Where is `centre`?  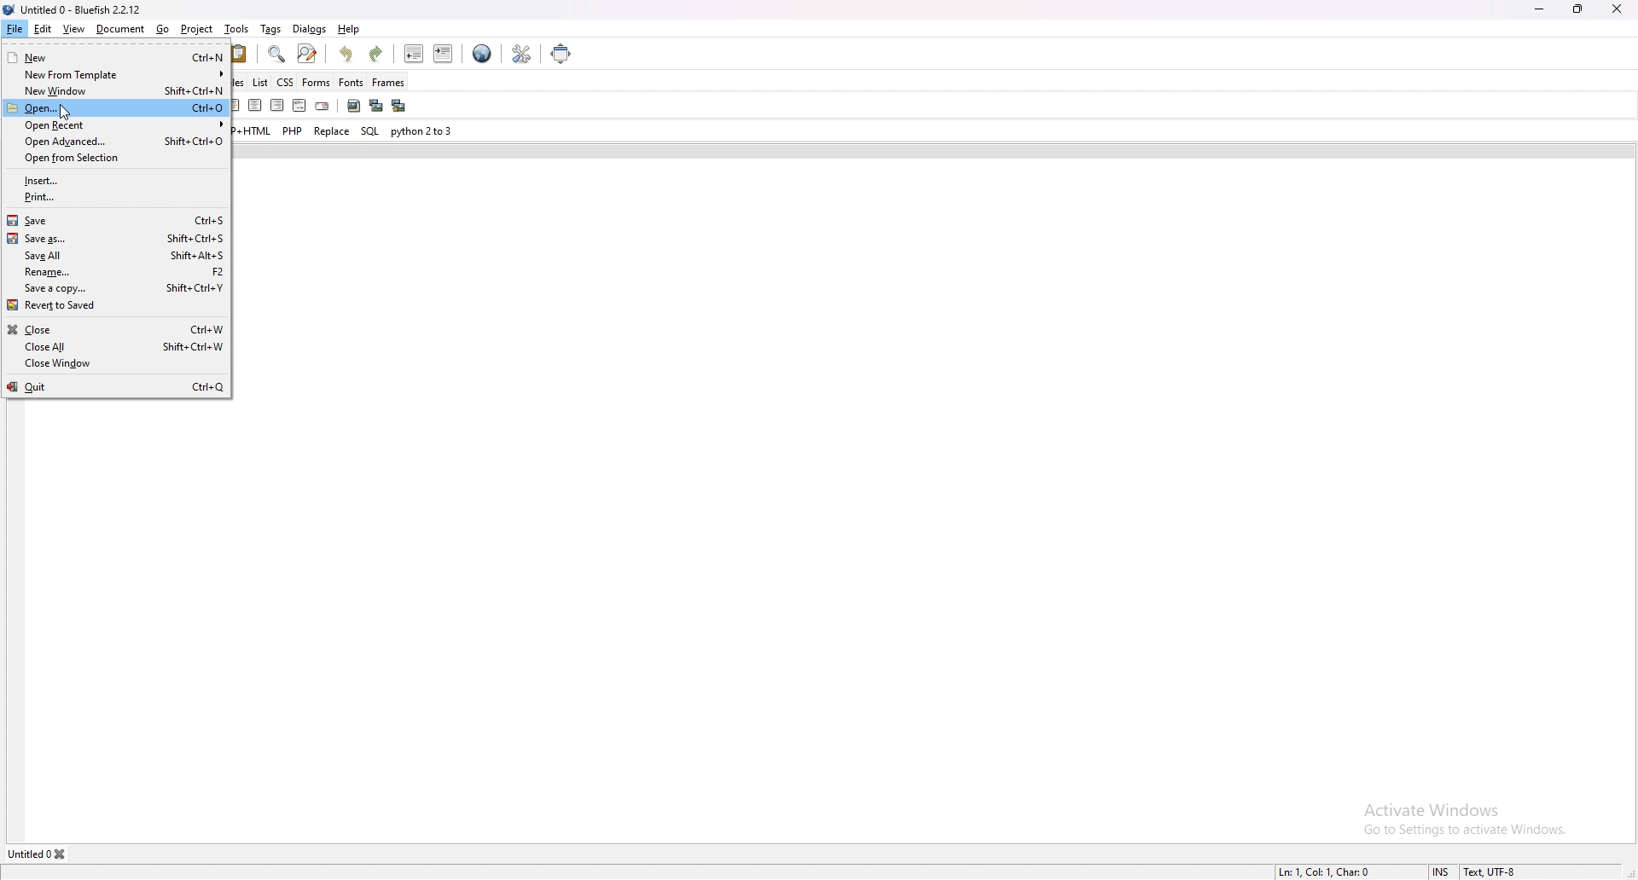
centre is located at coordinates (255, 104).